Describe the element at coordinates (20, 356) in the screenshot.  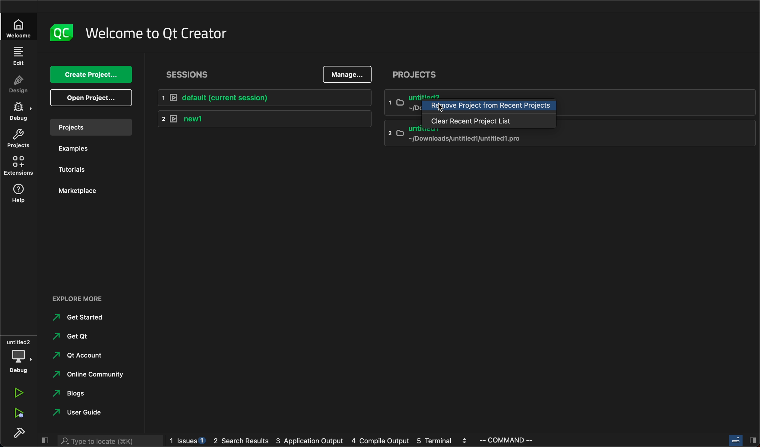
I see `debug` at that location.